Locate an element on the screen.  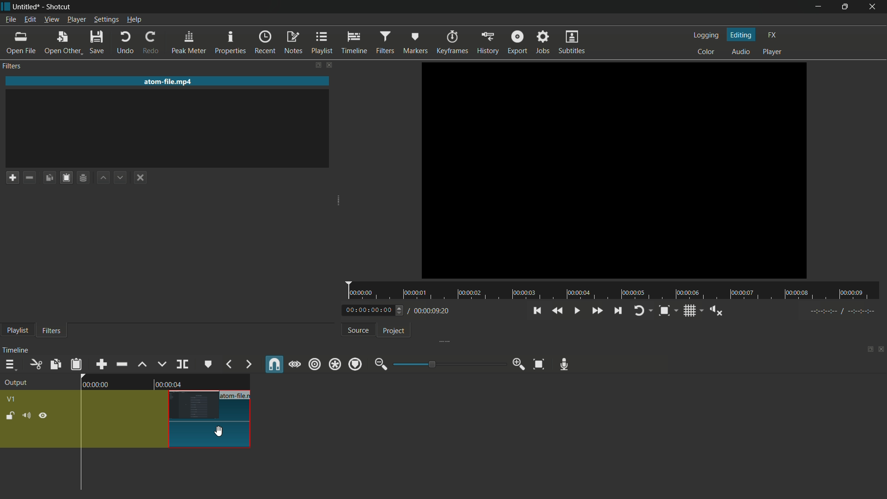
split at playhead is located at coordinates (182, 364).